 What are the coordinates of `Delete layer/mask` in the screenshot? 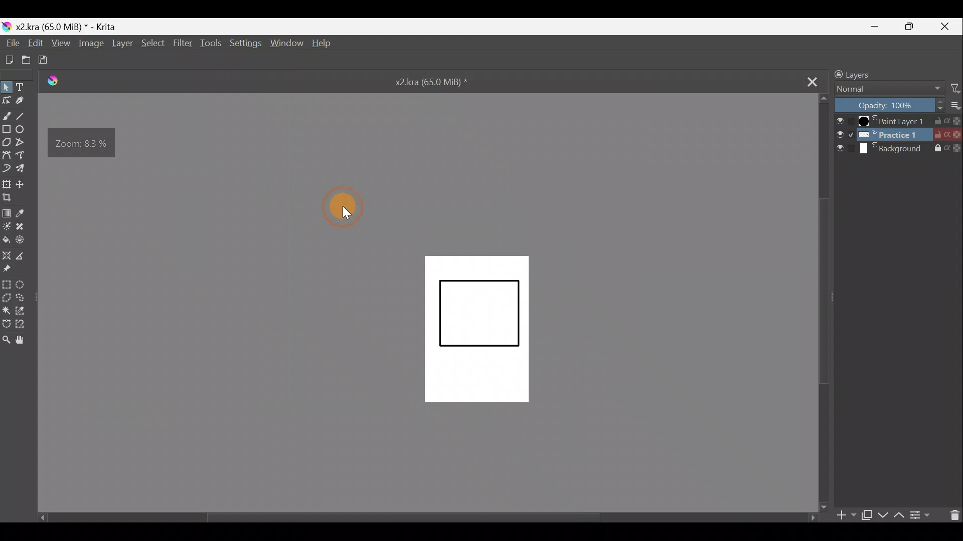 It's located at (952, 515).